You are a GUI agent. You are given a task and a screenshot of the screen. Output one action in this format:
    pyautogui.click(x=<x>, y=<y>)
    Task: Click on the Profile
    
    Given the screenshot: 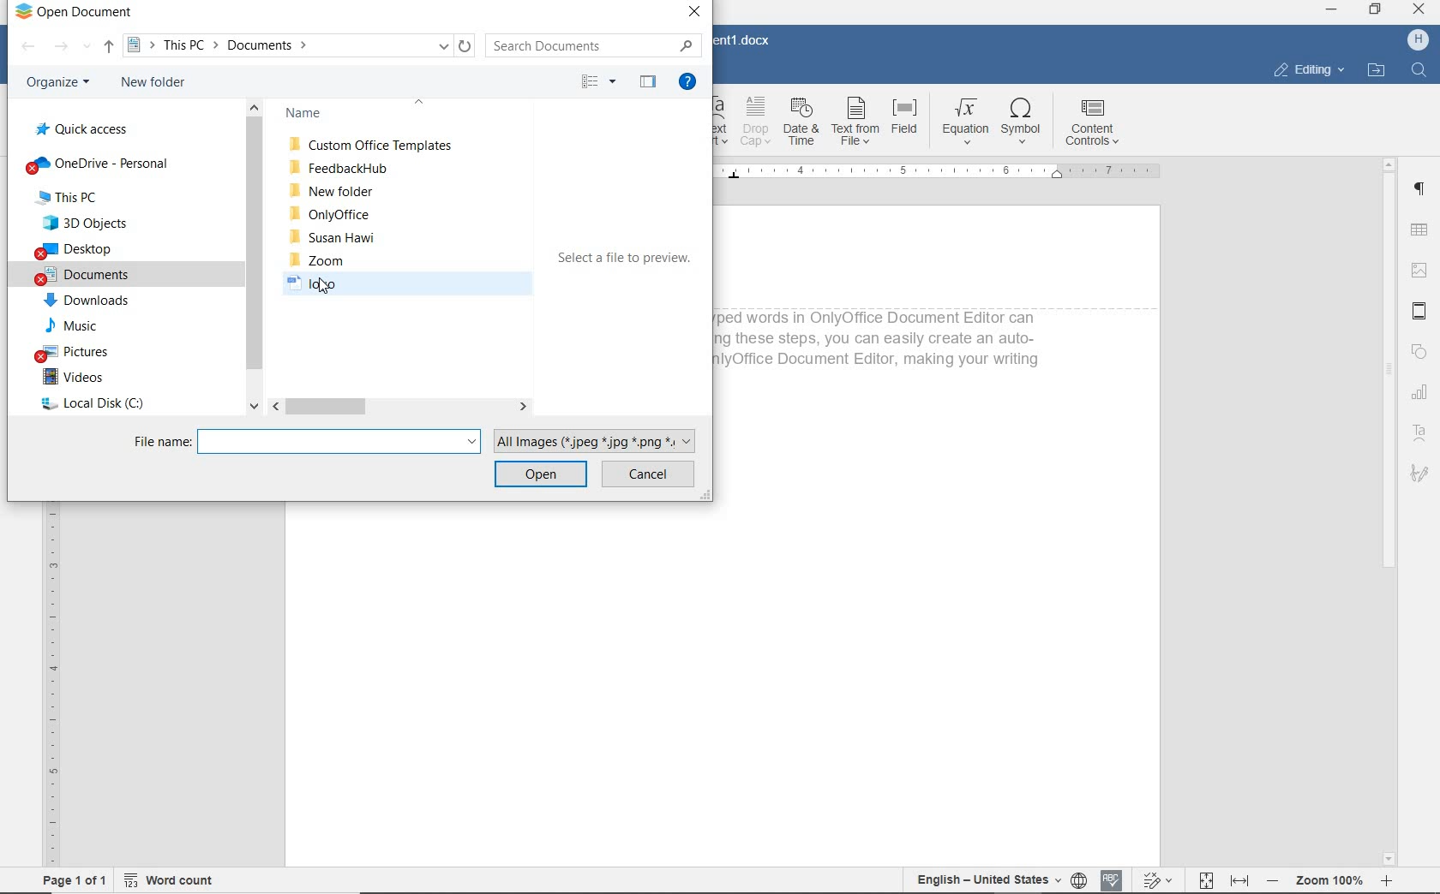 What is the action you would take?
    pyautogui.click(x=1418, y=40)
    